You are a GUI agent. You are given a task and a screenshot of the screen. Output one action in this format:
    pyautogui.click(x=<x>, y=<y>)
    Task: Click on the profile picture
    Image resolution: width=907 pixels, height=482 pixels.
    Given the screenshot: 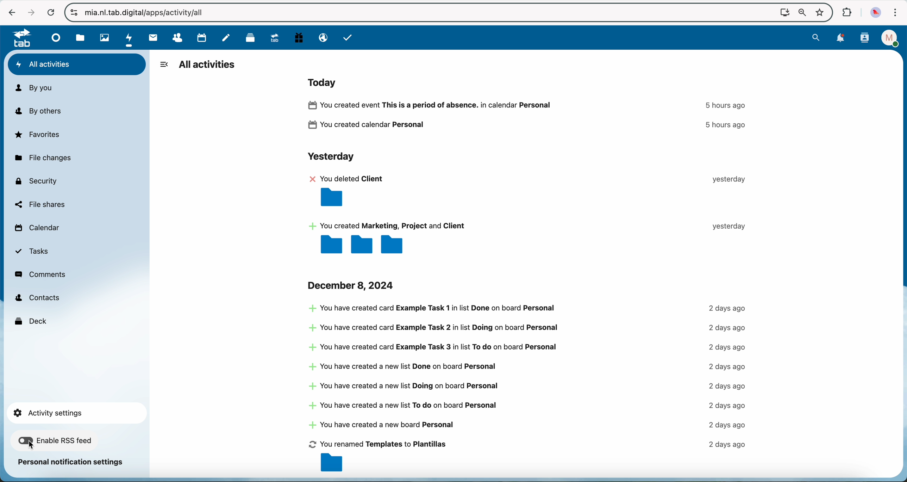 What is the action you would take?
    pyautogui.click(x=876, y=13)
    